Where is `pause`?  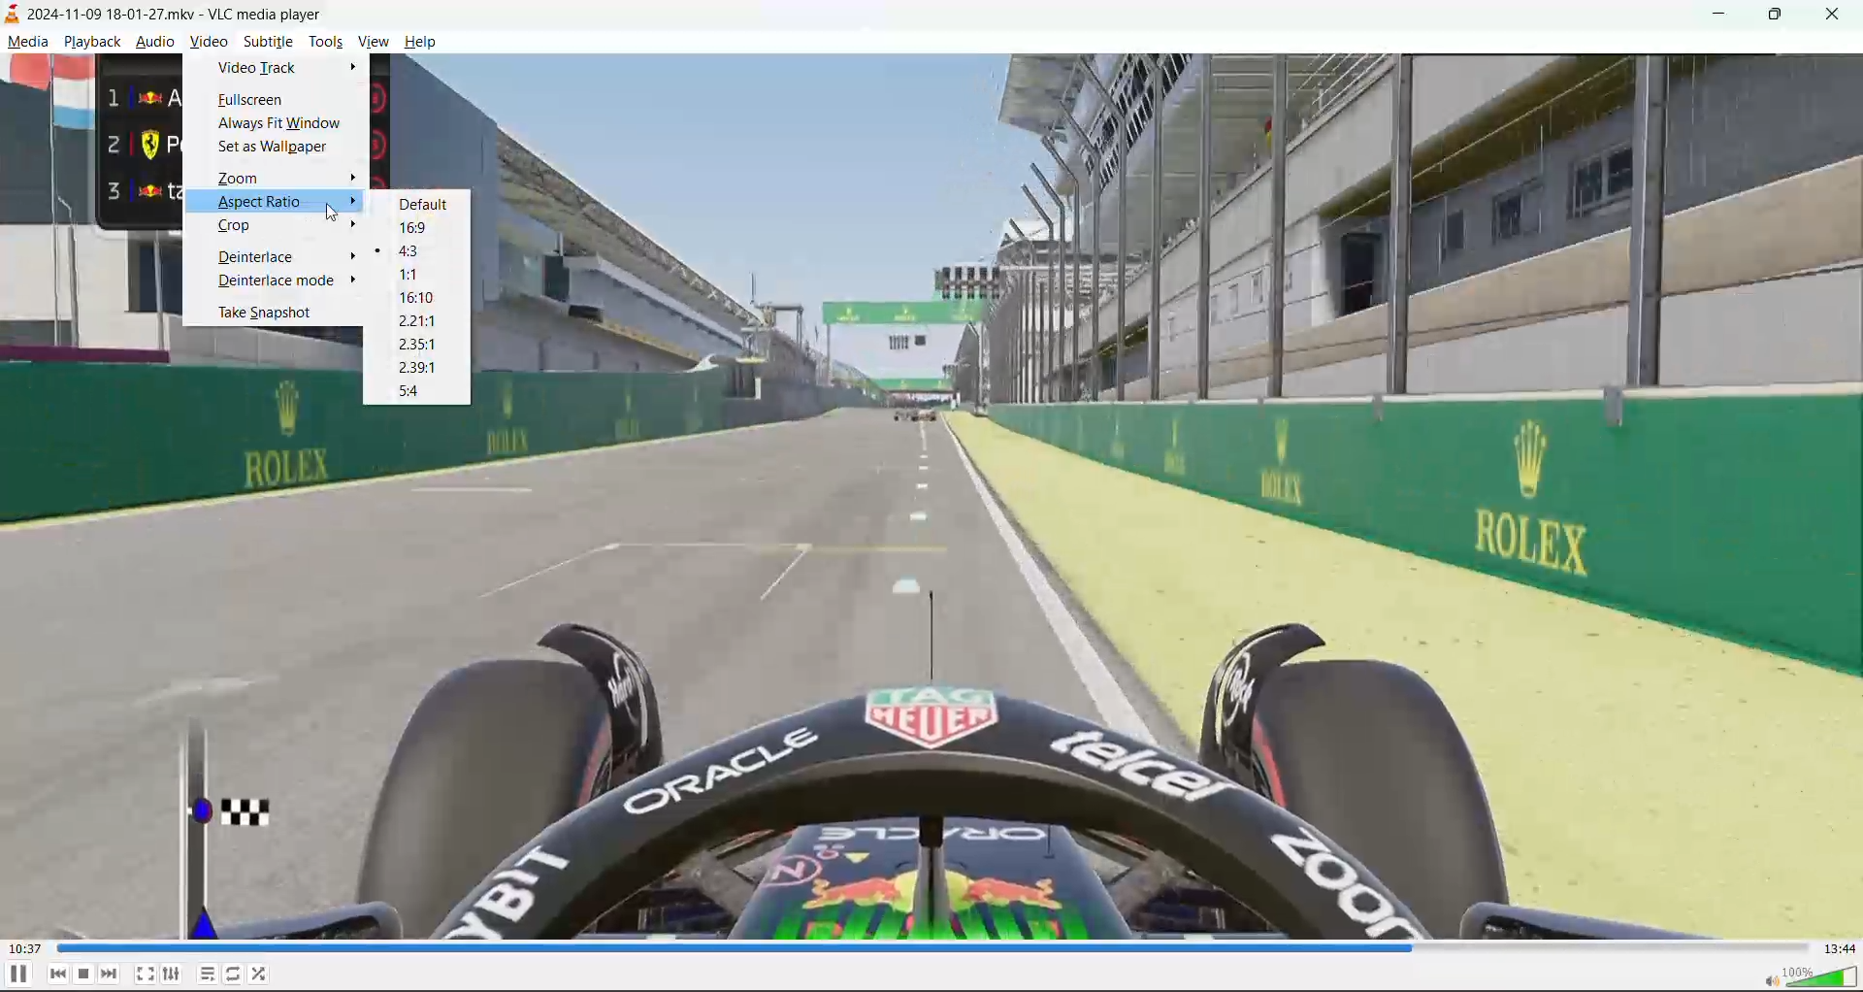 pause is located at coordinates (18, 975).